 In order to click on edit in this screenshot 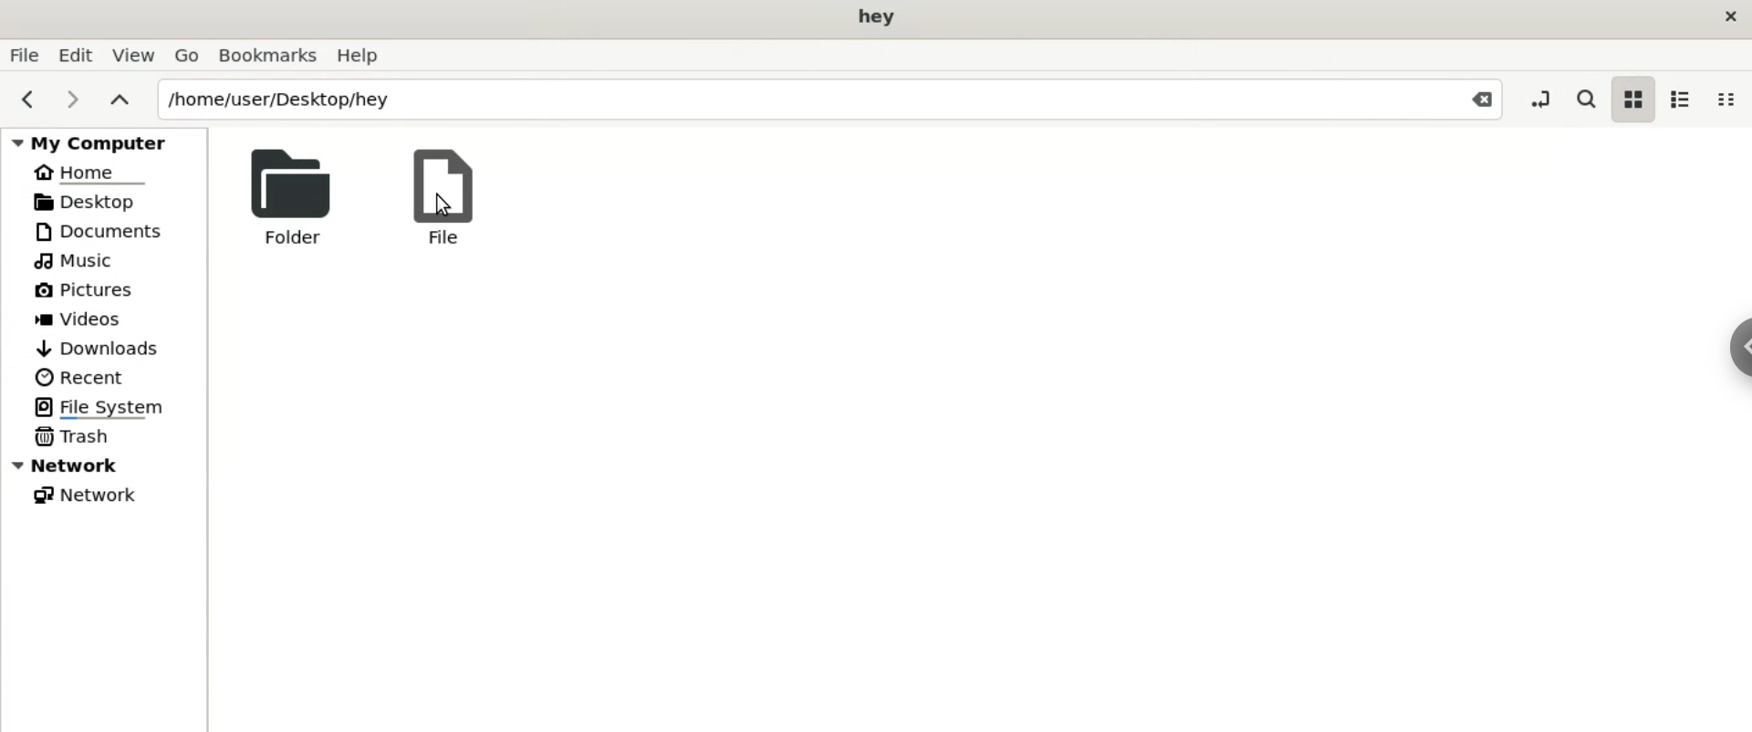, I will do `click(74, 55)`.